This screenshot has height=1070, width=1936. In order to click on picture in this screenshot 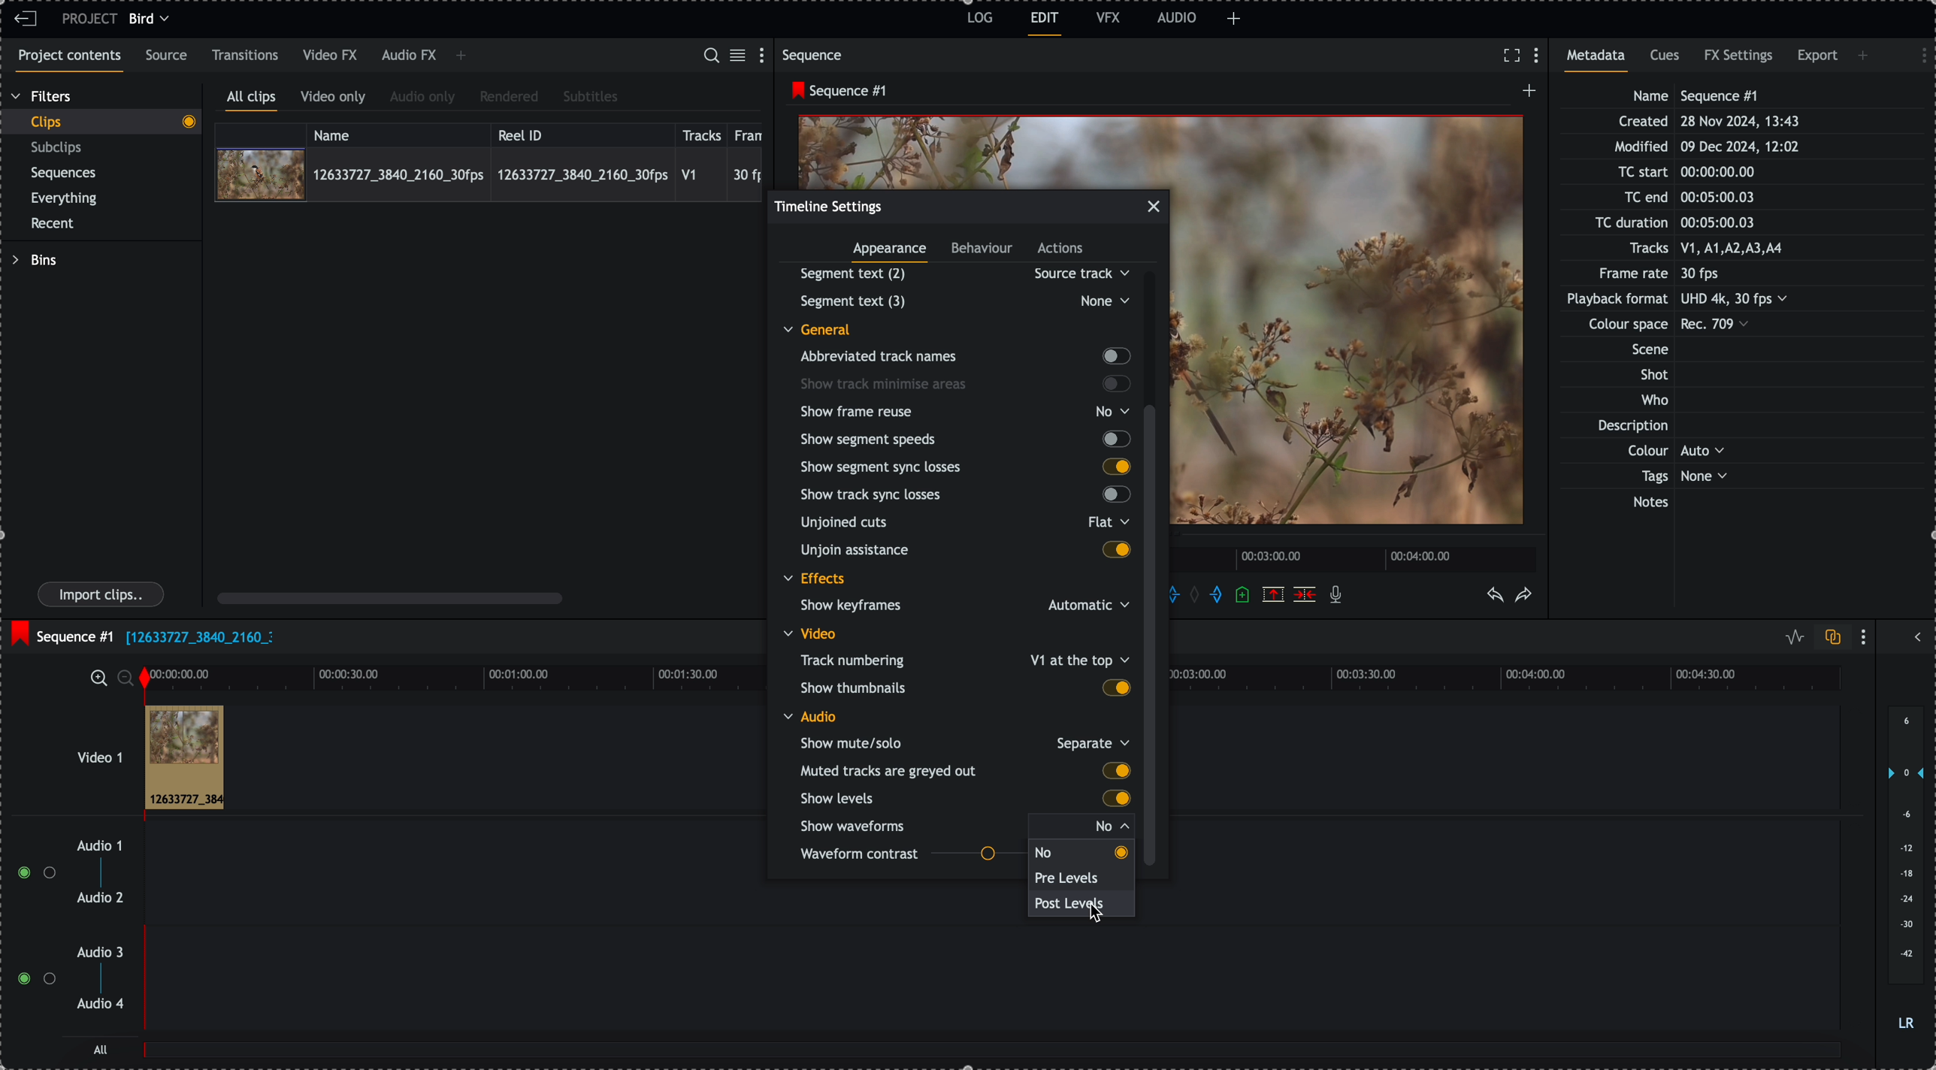, I will do `click(1354, 329)`.